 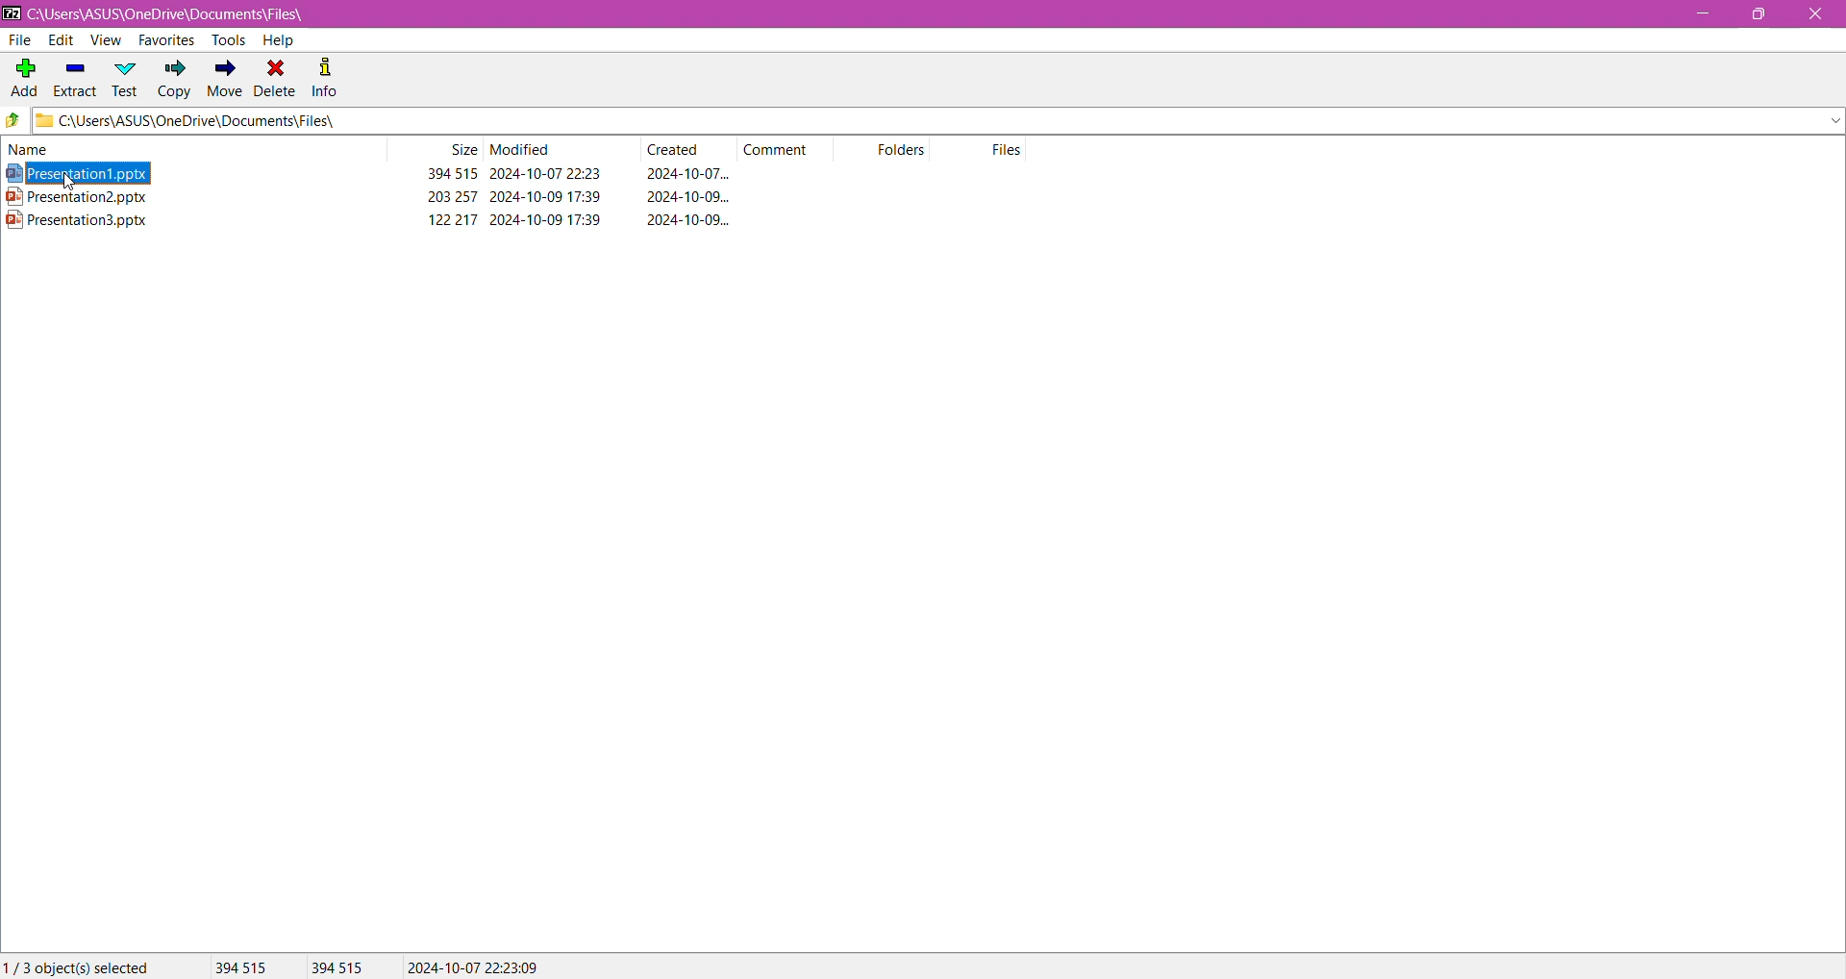 I want to click on File, so click(x=22, y=40).